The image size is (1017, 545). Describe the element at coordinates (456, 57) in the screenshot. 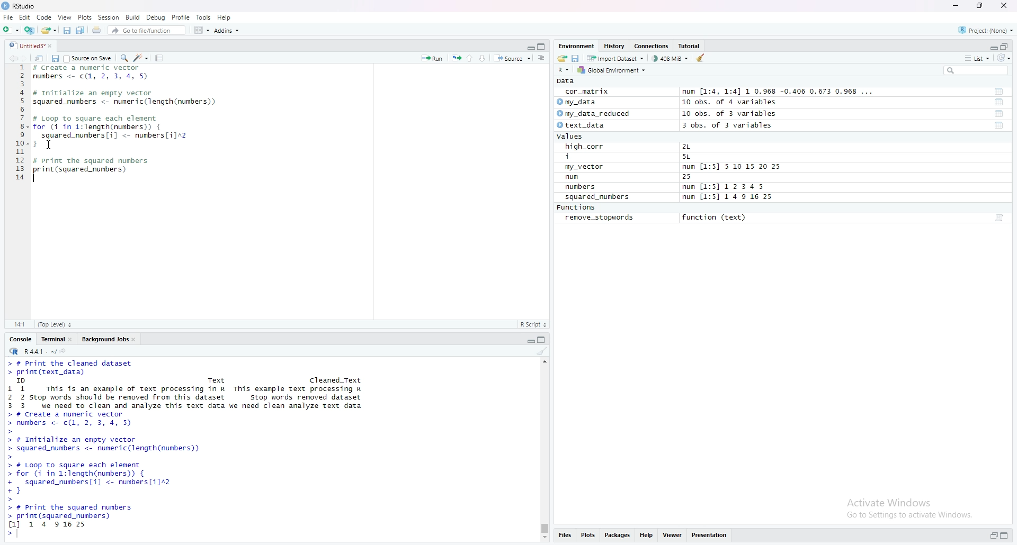

I see `re-run previous code region` at that location.